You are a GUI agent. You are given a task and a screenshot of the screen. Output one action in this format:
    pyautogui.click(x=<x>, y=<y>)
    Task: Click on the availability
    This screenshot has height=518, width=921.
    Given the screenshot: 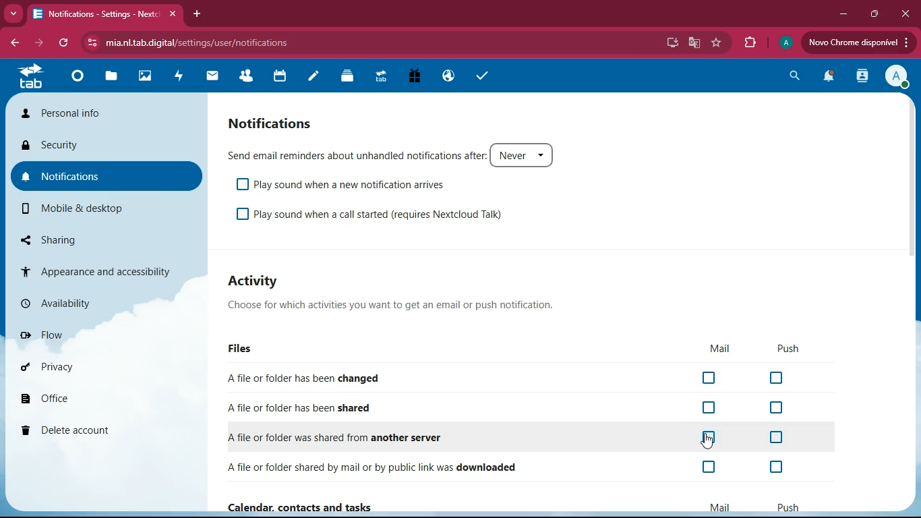 What is the action you would take?
    pyautogui.click(x=82, y=306)
    